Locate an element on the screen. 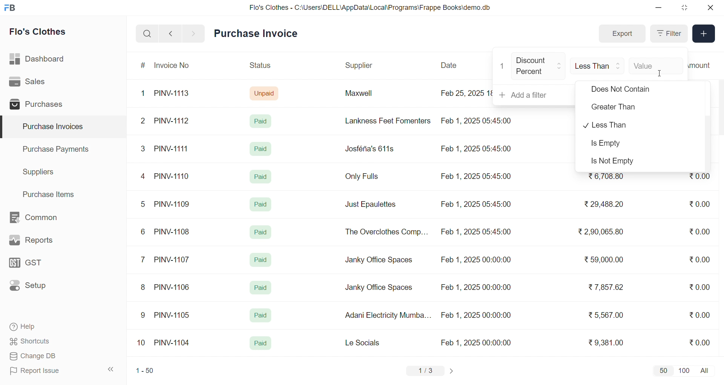 The height and width of the screenshot is (385, 724). 1 is located at coordinates (144, 94).